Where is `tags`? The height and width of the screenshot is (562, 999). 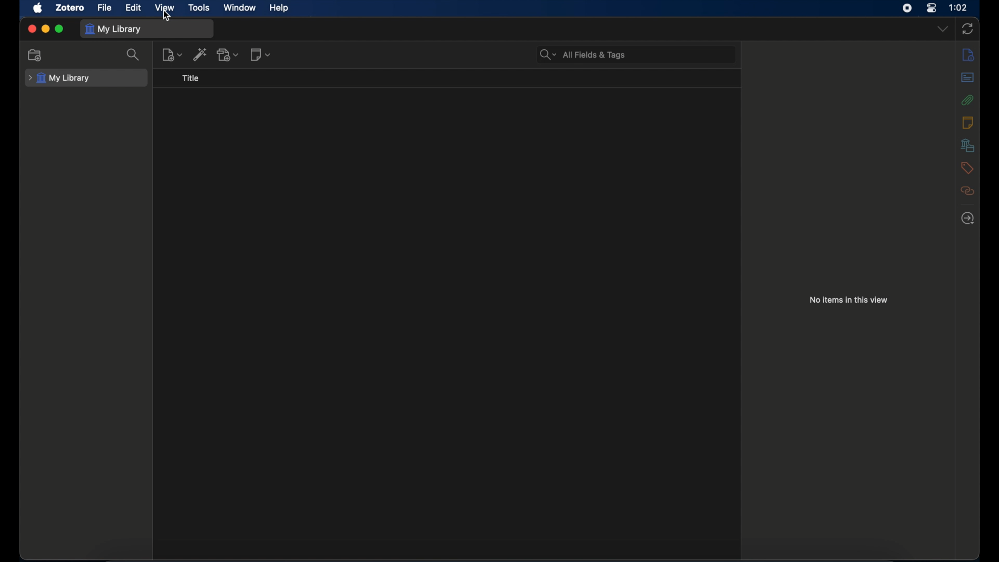 tags is located at coordinates (966, 168).